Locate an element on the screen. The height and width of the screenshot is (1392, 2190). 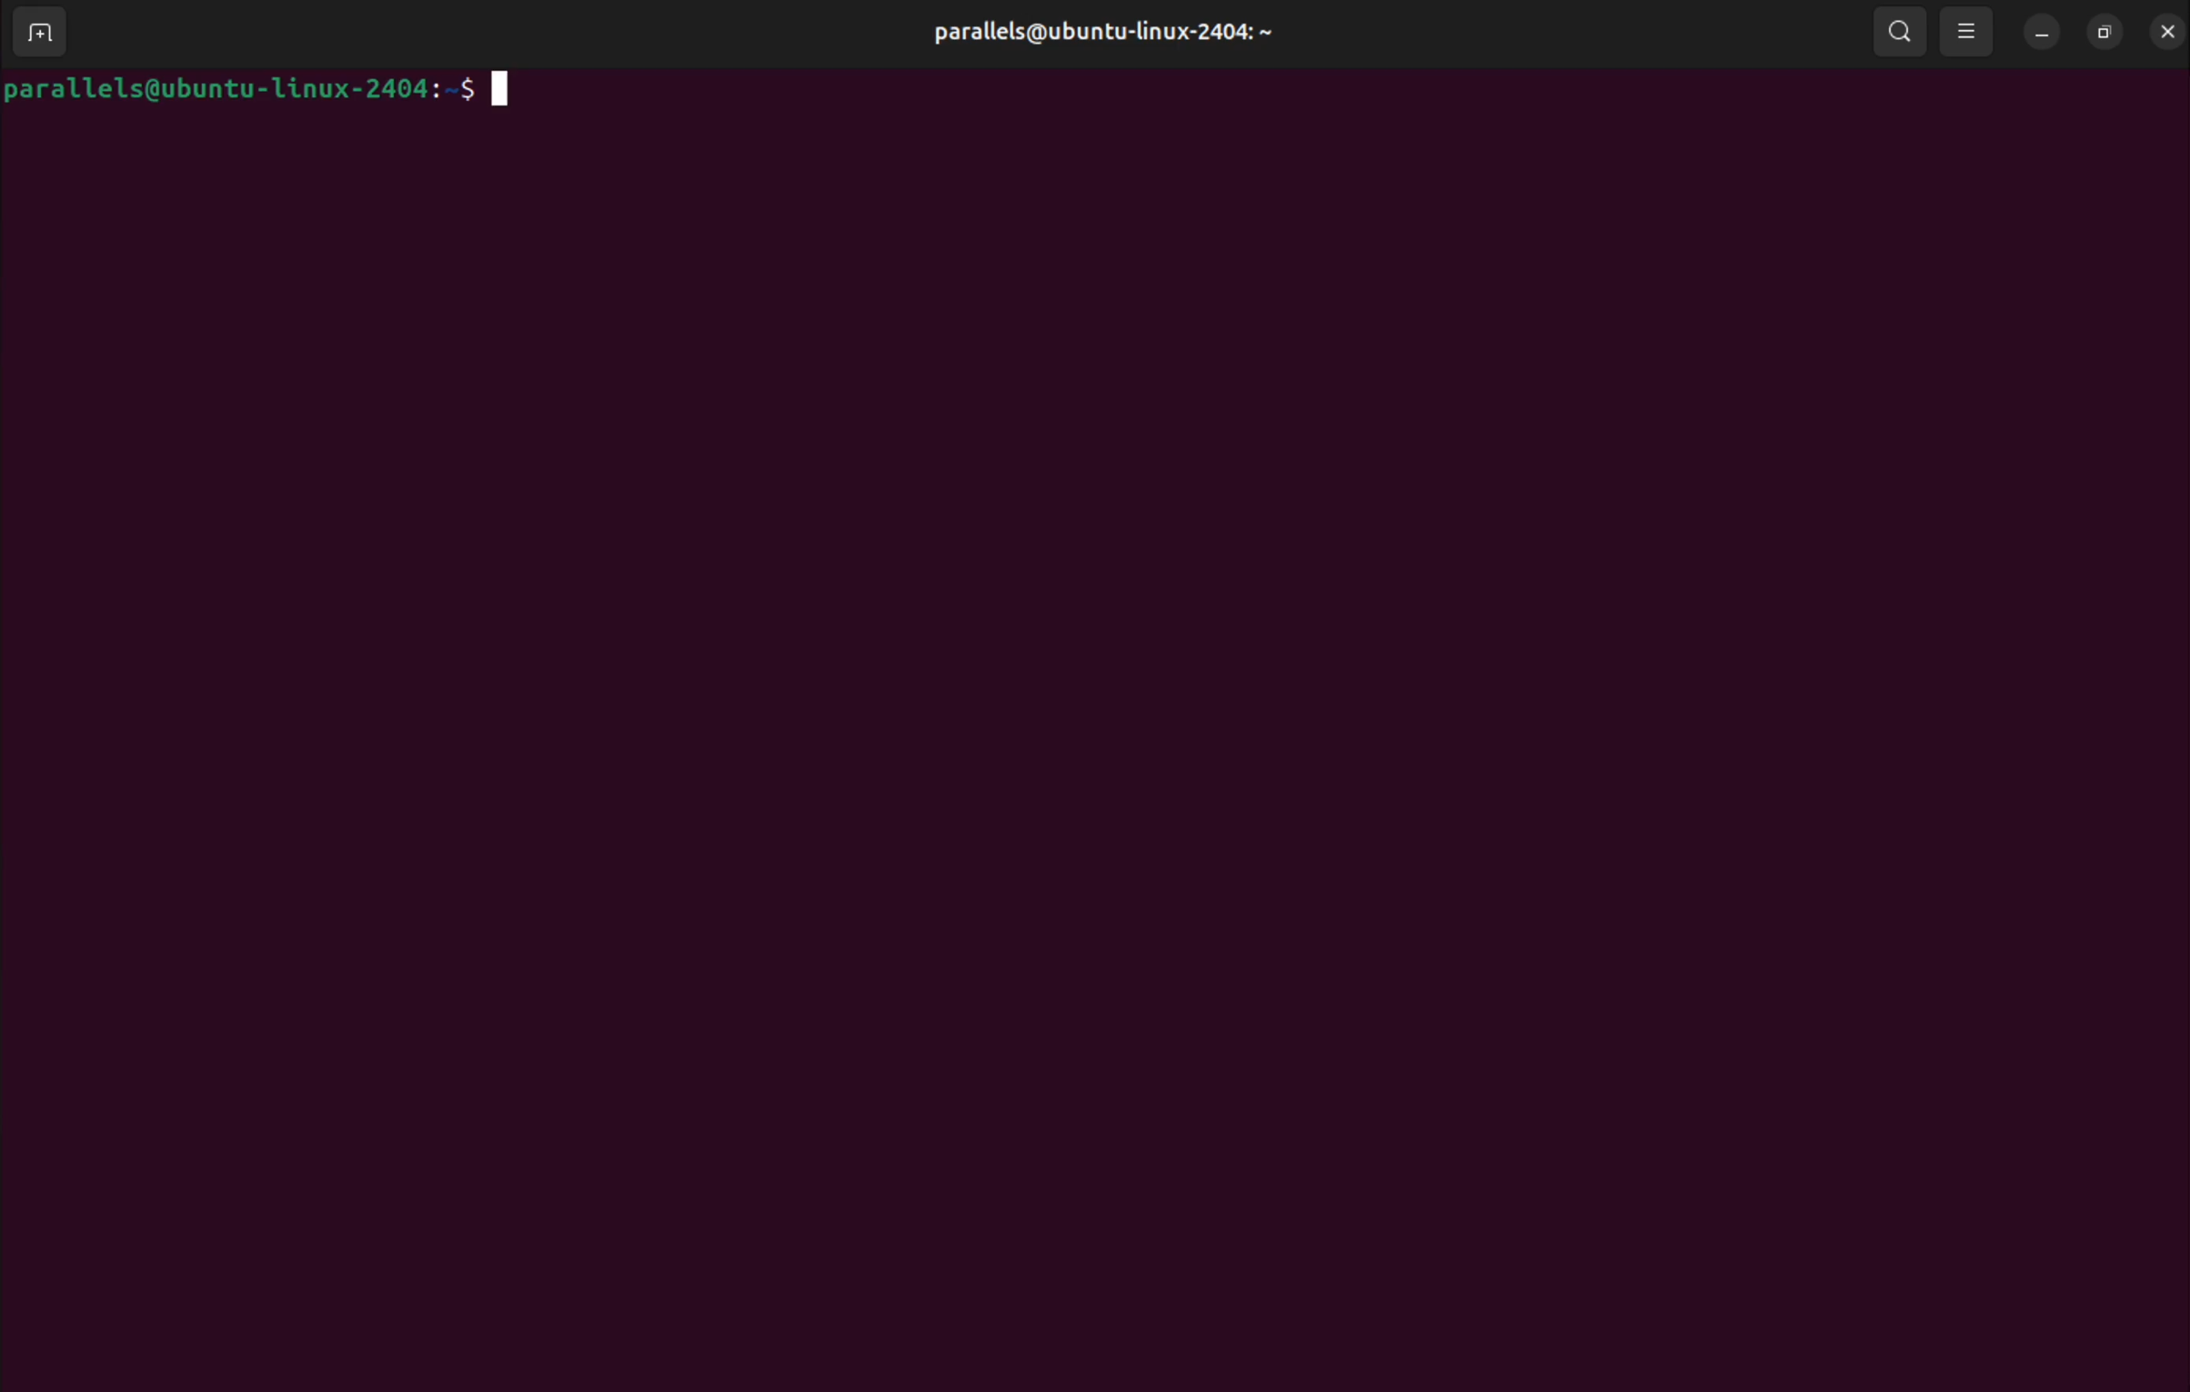
minimize is located at coordinates (2045, 32).